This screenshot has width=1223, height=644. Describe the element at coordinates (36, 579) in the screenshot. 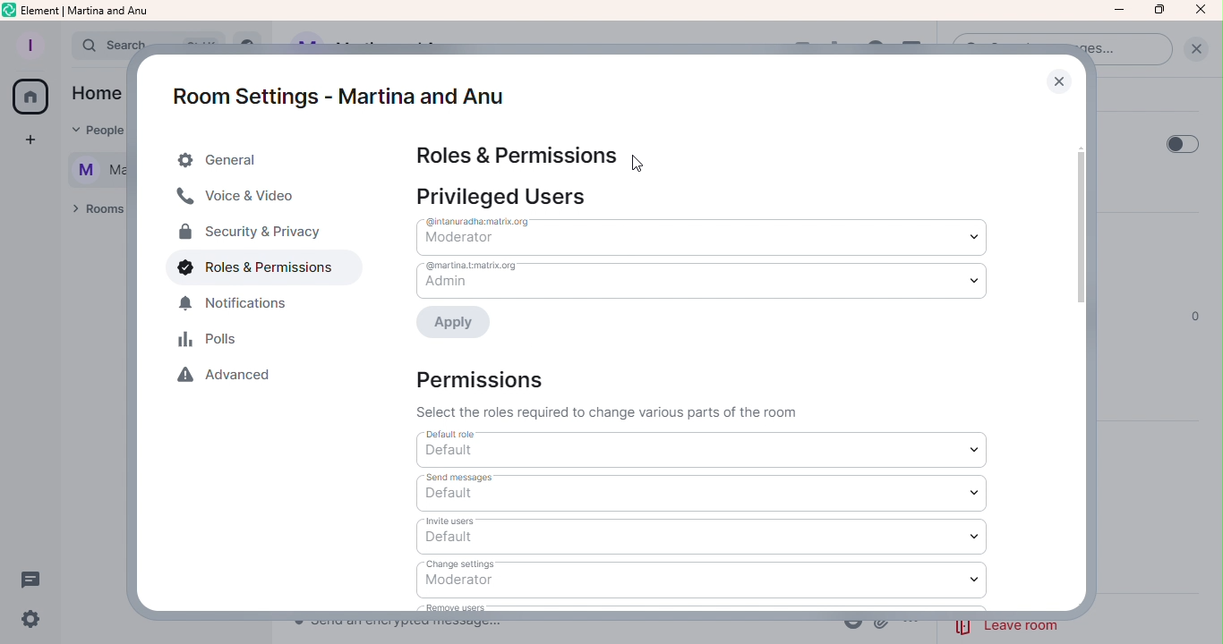

I see `Threads` at that location.